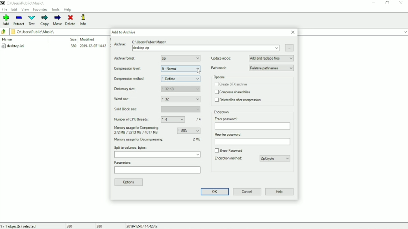  I want to click on Memory usage for Decompressing, so click(150, 140).